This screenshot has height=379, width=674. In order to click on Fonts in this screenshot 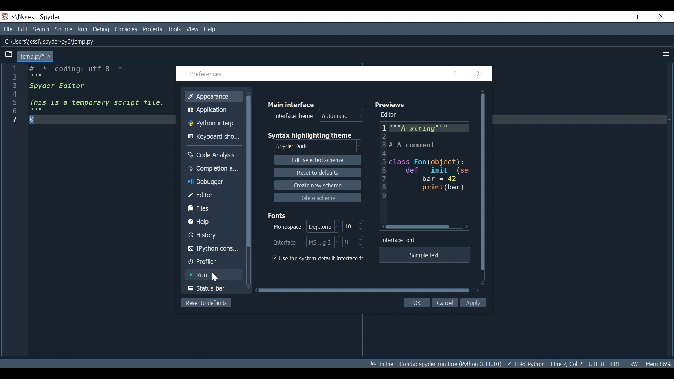, I will do `click(277, 215)`.